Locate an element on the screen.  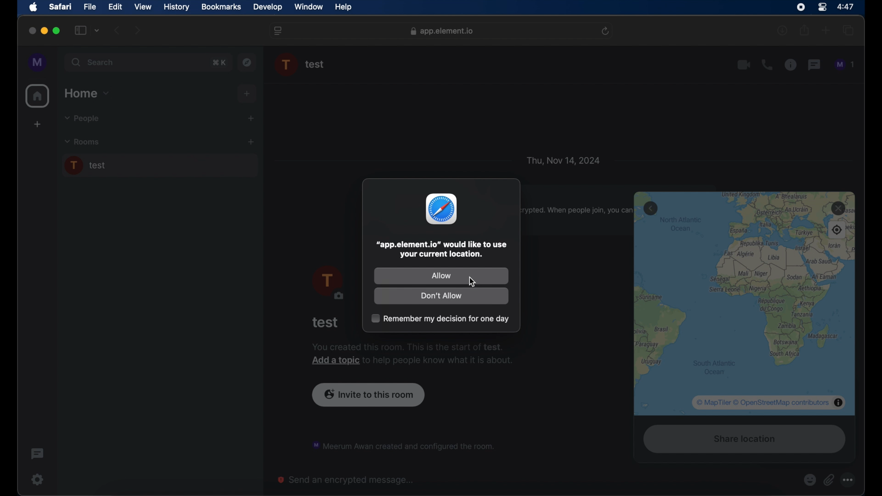
video call is located at coordinates (744, 65).